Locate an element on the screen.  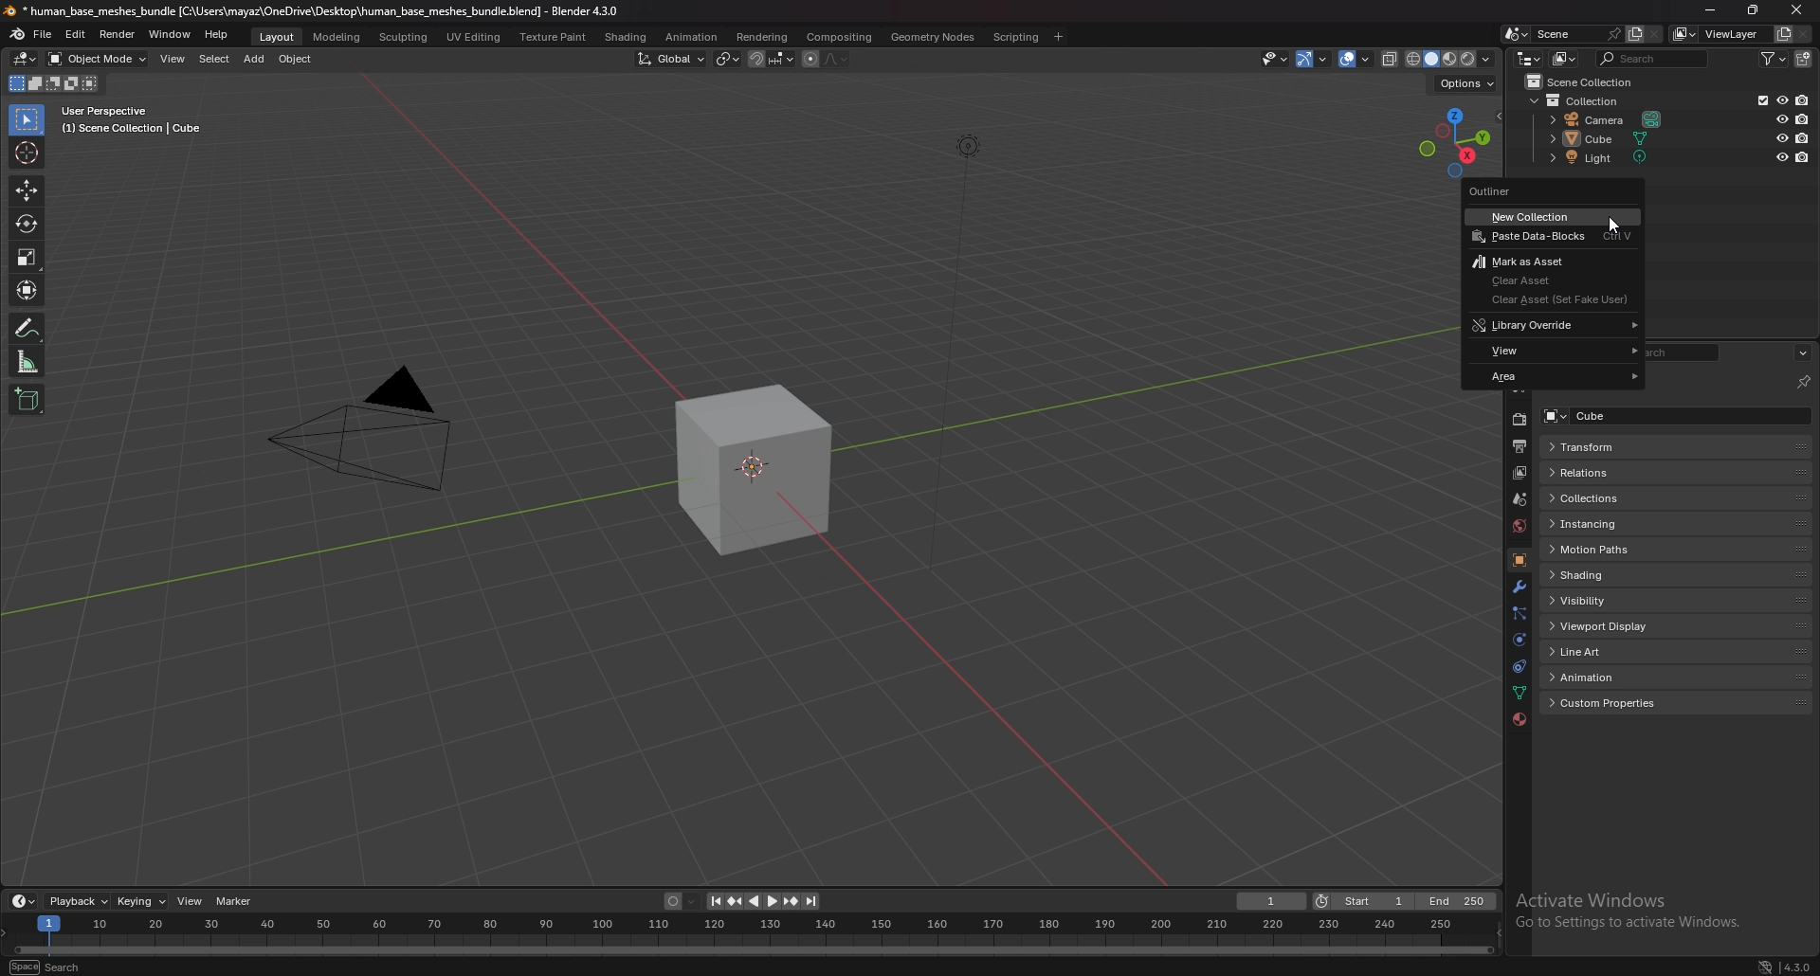
compositing is located at coordinates (839, 38).